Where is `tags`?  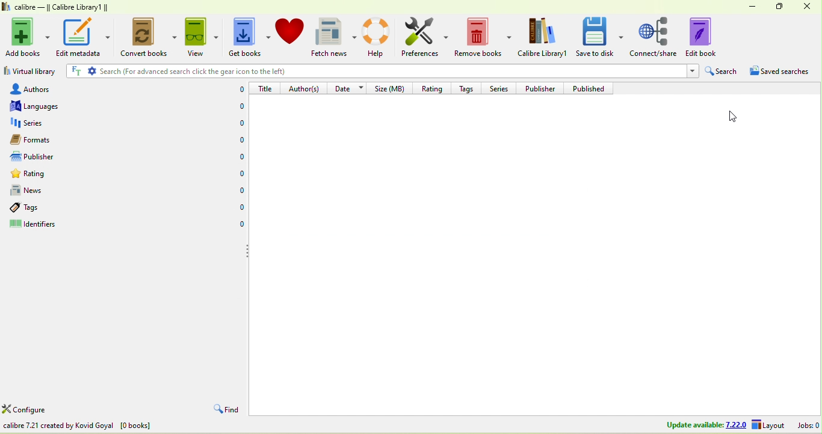 tags is located at coordinates (469, 87).